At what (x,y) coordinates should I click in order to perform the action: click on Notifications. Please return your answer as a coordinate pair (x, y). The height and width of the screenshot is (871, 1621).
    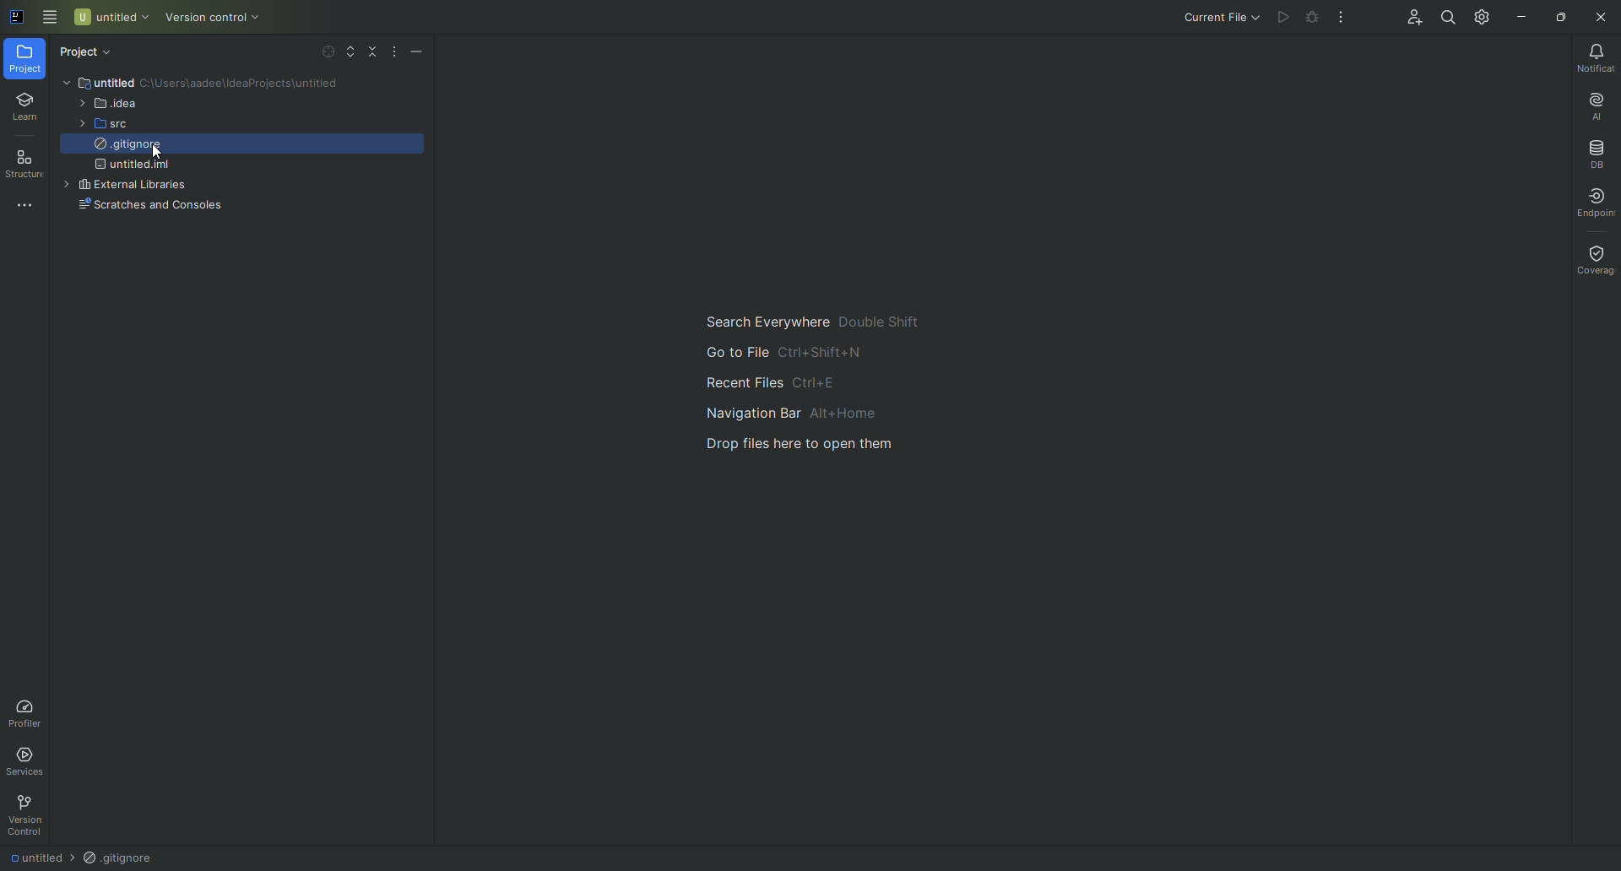
    Looking at the image, I should click on (1596, 58).